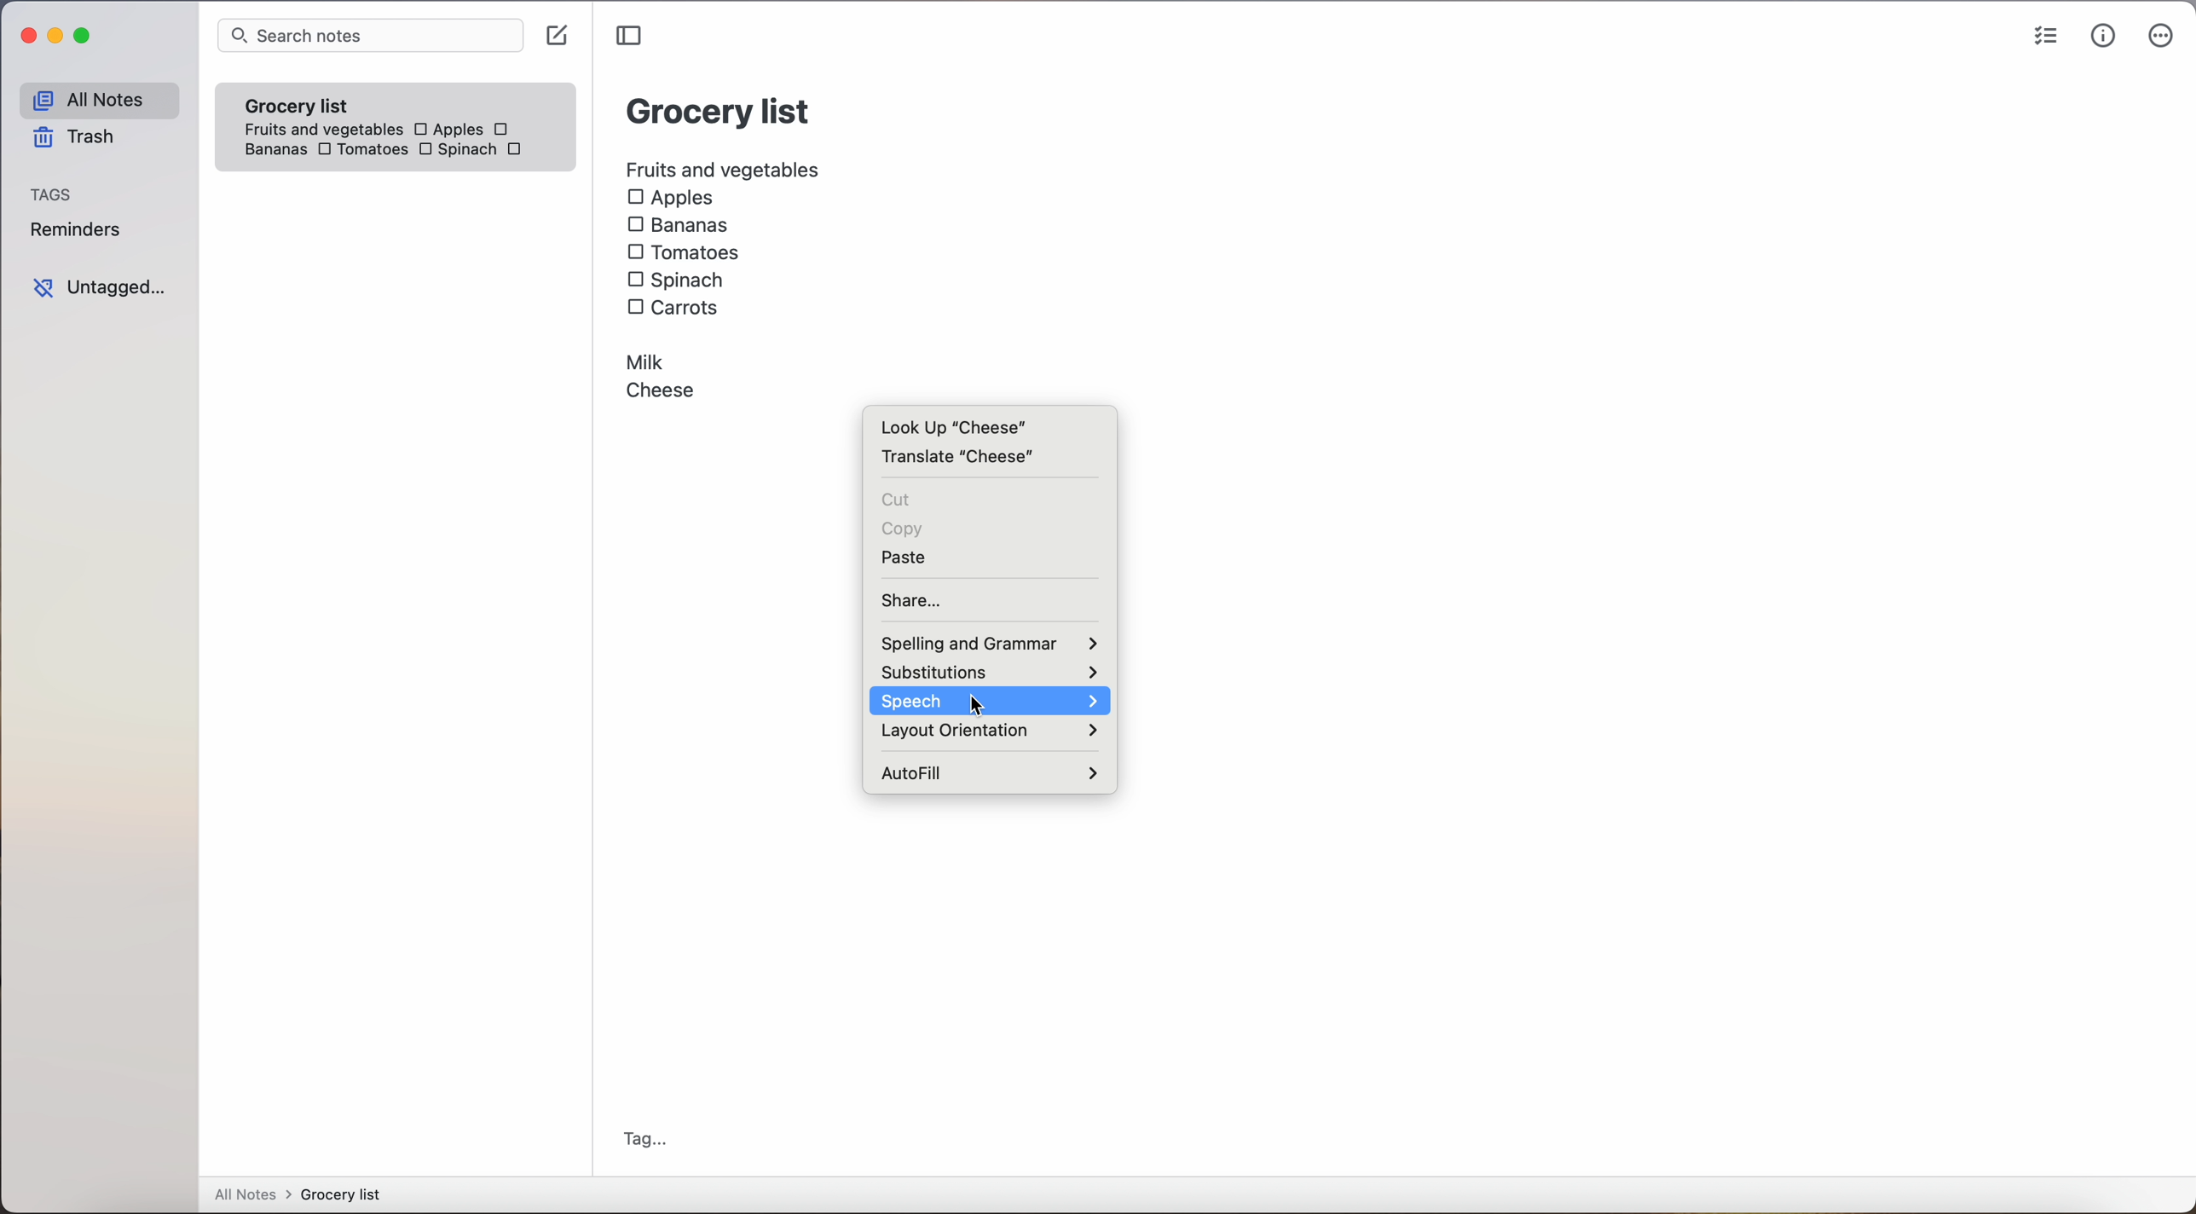 The image size is (2196, 1214). Describe the element at coordinates (986, 645) in the screenshot. I see `spelling and grammar` at that location.